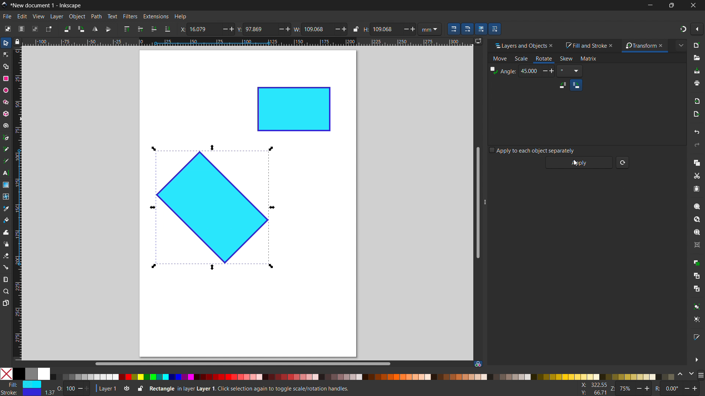 The width and height of the screenshot is (705, 396). What do you see at coordinates (6, 137) in the screenshot?
I see `pen tool` at bounding box center [6, 137].